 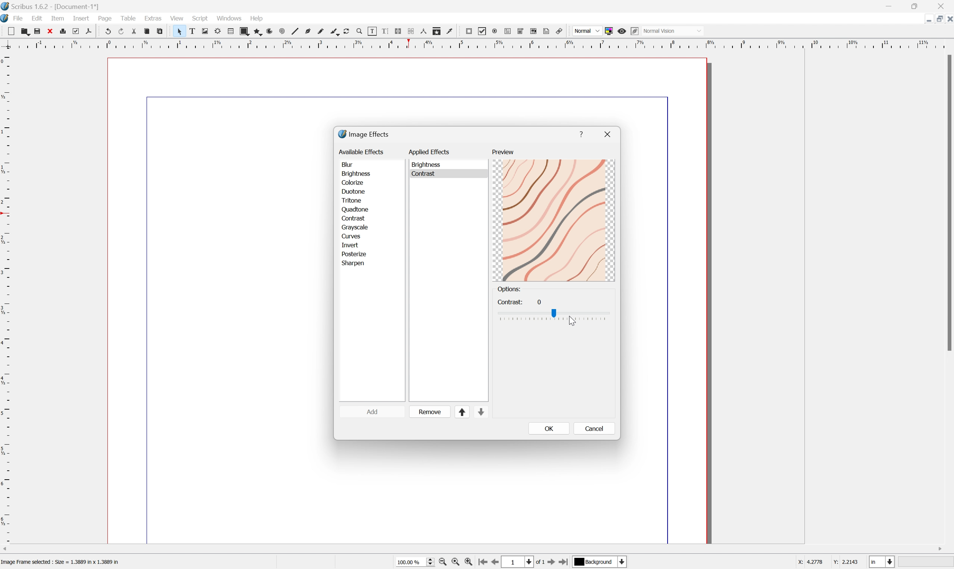 I want to click on tritone, so click(x=353, y=199).